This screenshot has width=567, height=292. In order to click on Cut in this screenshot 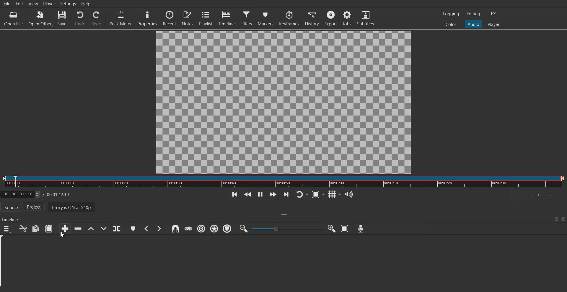, I will do `click(22, 229)`.